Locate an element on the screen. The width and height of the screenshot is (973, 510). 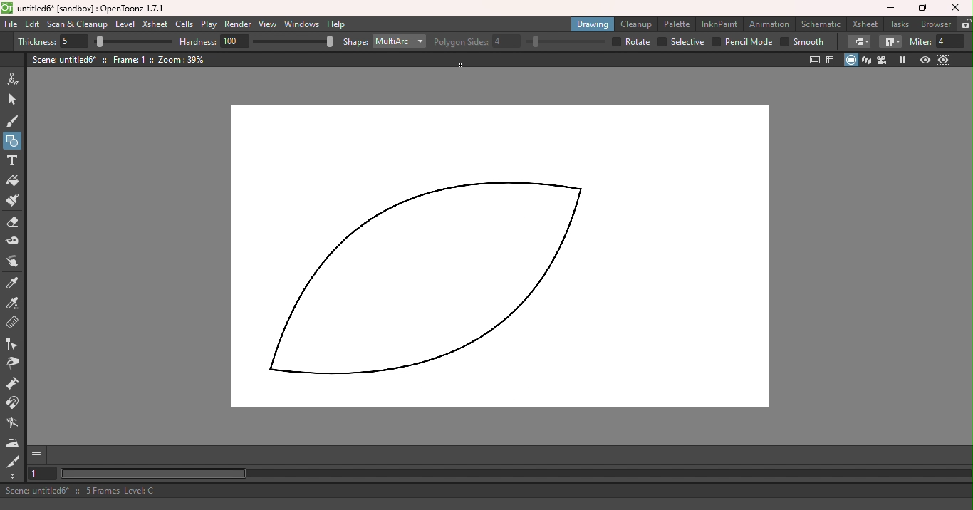
Shape is located at coordinates (354, 43).